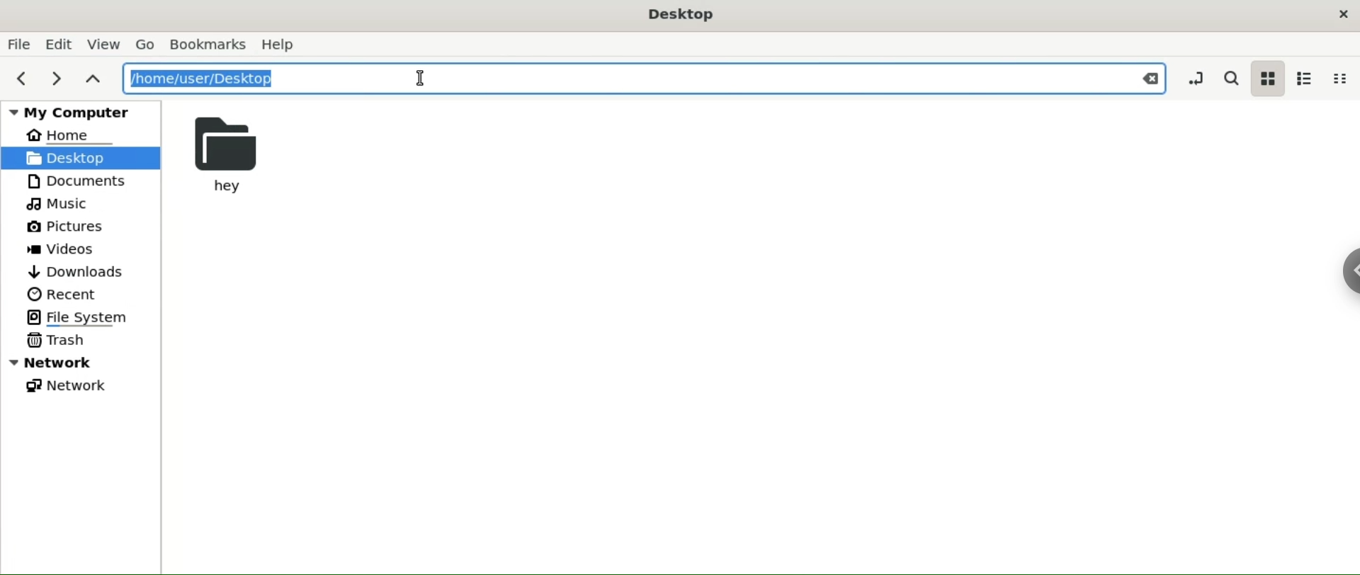  Describe the element at coordinates (62, 204) in the screenshot. I see `music` at that location.